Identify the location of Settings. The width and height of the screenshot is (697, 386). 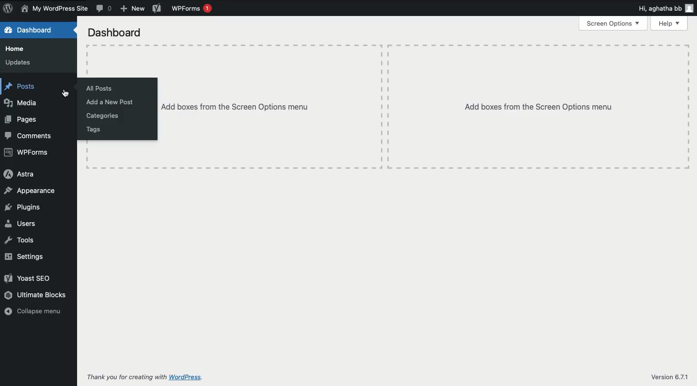
(26, 257).